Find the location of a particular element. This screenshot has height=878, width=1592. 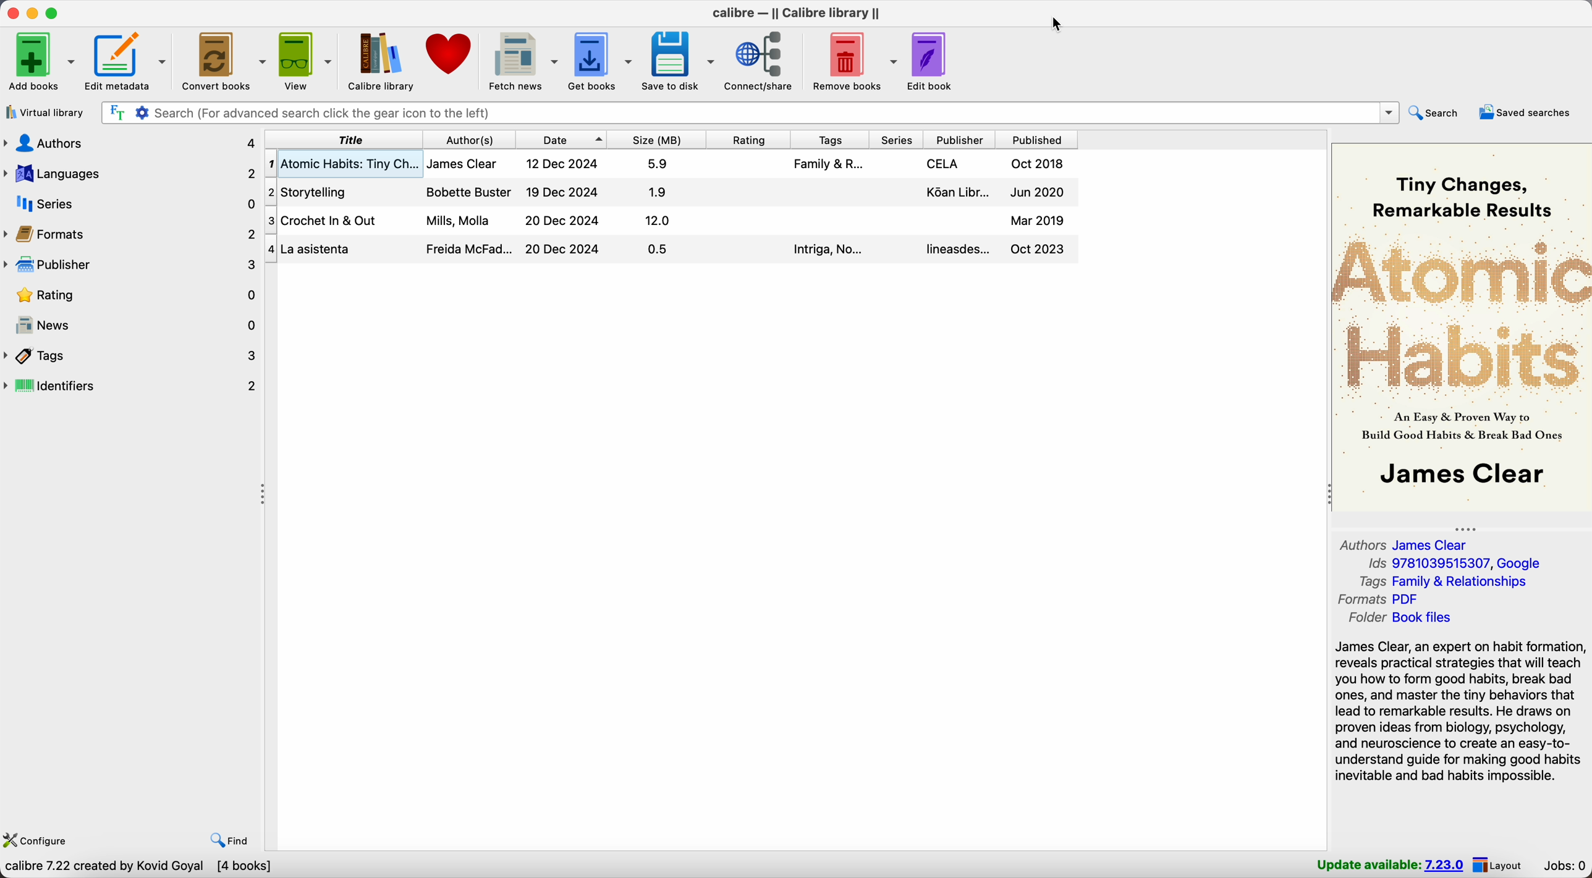

authors is located at coordinates (130, 142).